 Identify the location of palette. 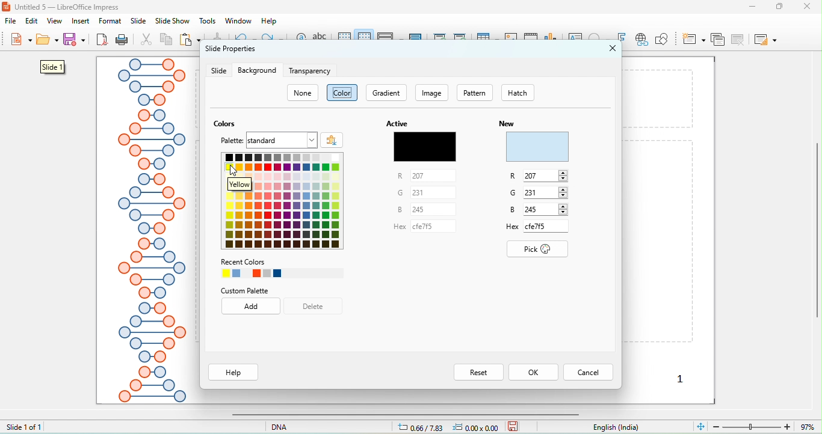
(233, 141).